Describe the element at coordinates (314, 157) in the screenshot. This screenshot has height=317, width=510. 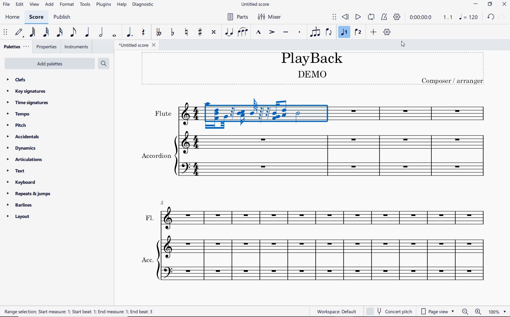
I see `Instrument: Accordion` at that location.